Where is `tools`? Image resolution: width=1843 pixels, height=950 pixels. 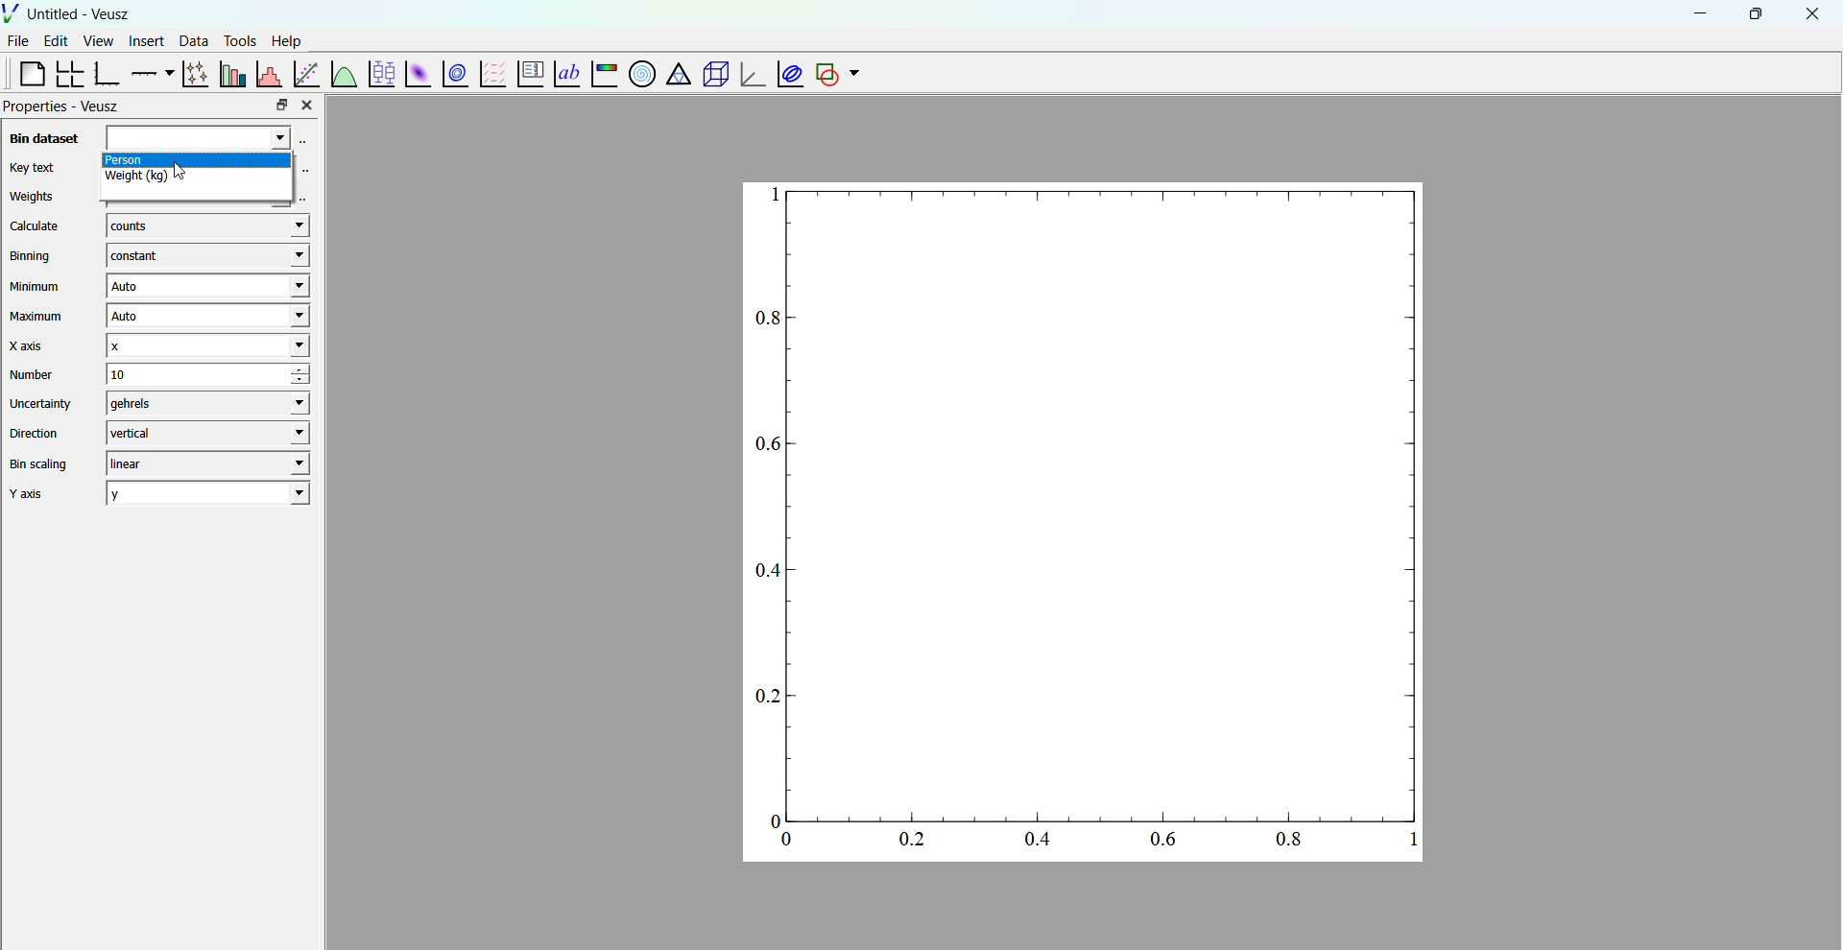
tools is located at coordinates (237, 40).